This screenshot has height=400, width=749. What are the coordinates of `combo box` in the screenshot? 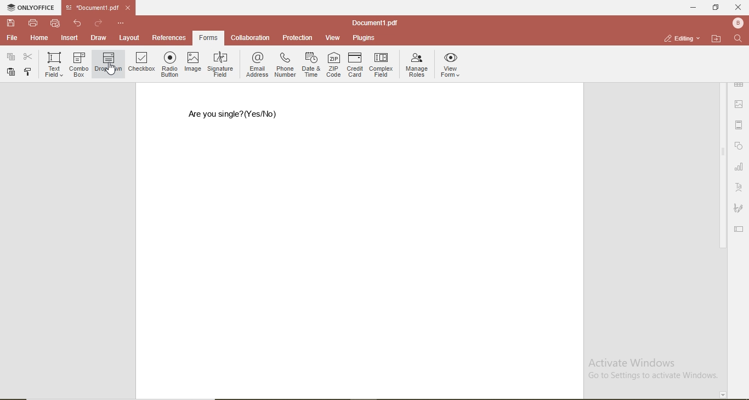 It's located at (78, 64).